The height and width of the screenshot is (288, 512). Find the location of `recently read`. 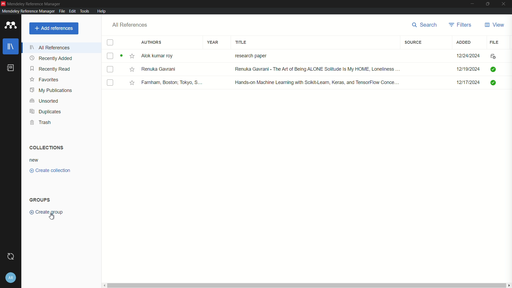

recently read is located at coordinates (51, 69).